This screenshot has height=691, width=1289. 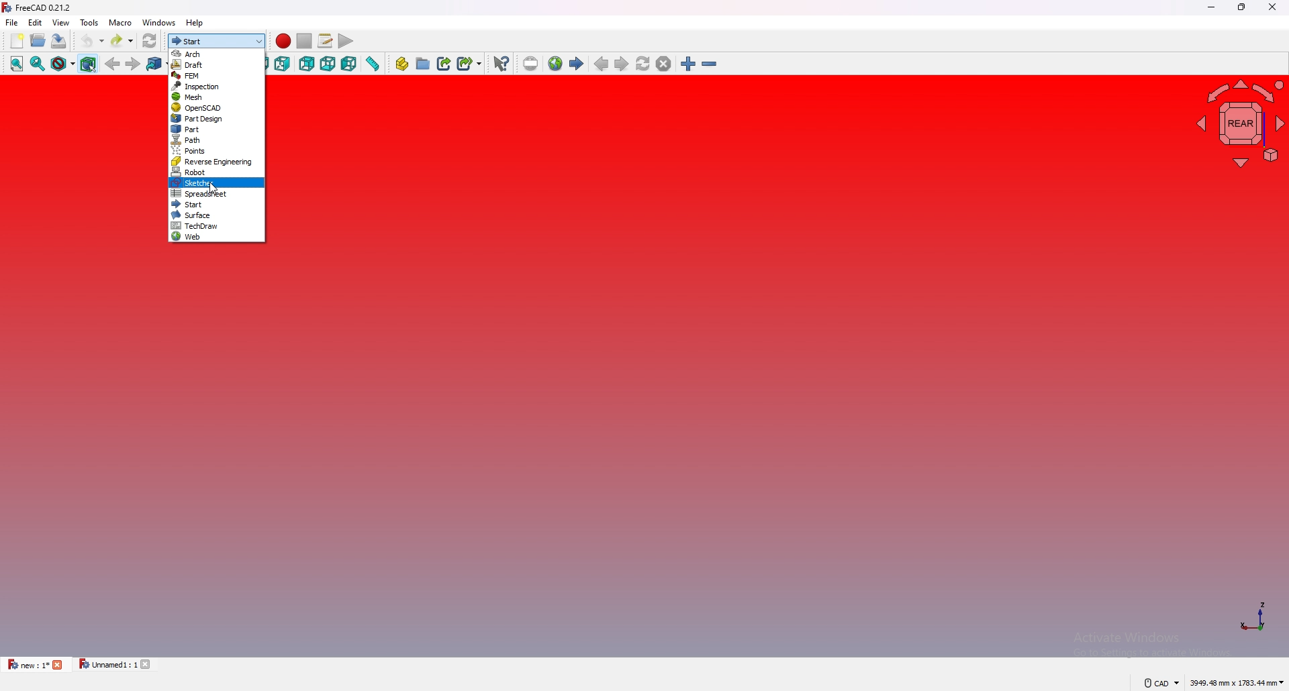 I want to click on surface, so click(x=216, y=215).